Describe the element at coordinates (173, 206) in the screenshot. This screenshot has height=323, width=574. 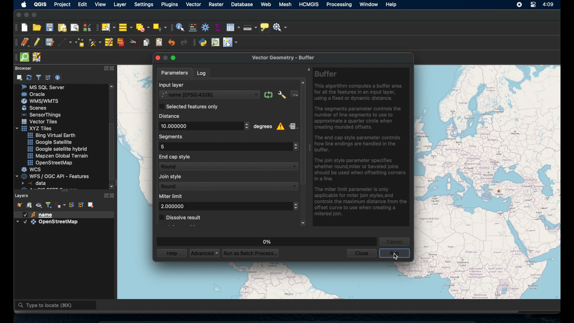
I see `2.000000` at that location.